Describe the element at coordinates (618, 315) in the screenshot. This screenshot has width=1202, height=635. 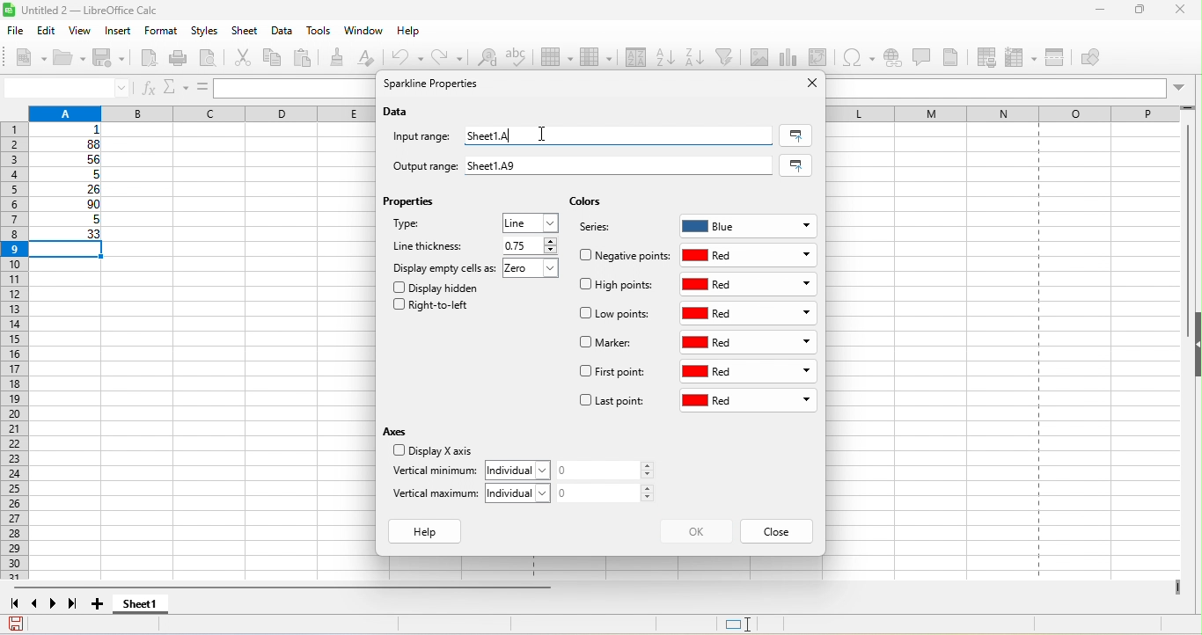
I see `low points` at that location.